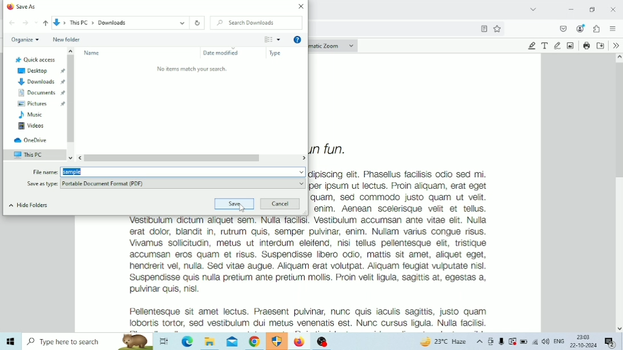  What do you see at coordinates (70, 100) in the screenshot?
I see `Vertical scrollbar` at bounding box center [70, 100].